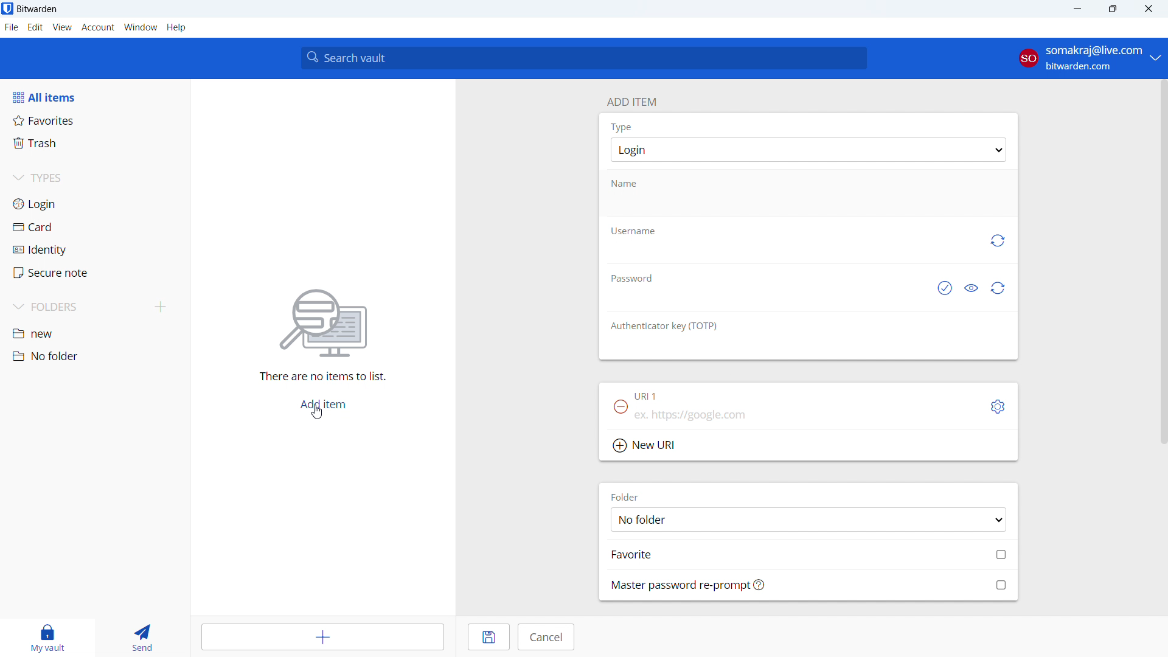  Describe the element at coordinates (762, 301) in the screenshot. I see `add password` at that location.